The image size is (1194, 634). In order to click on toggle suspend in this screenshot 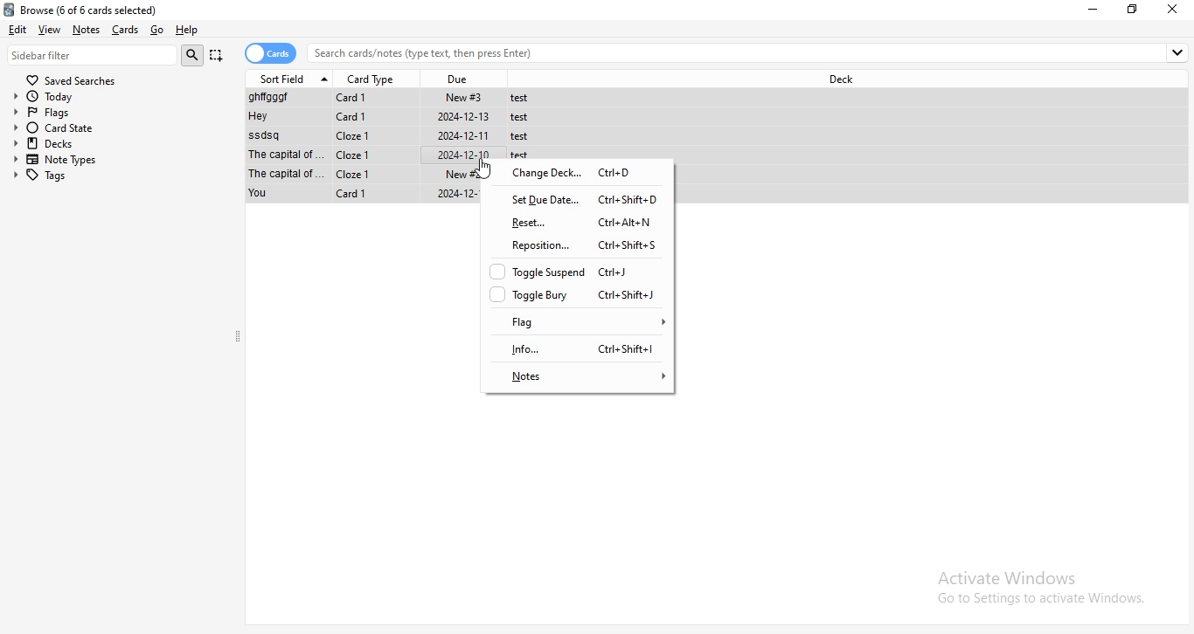, I will do `click(573, 272)`.